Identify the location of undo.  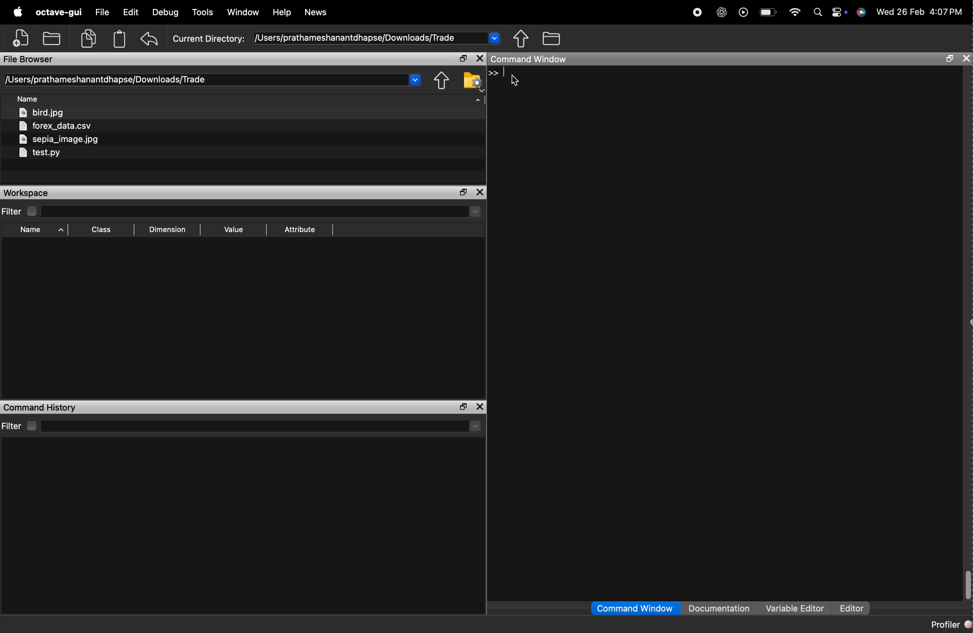
(149, 39).